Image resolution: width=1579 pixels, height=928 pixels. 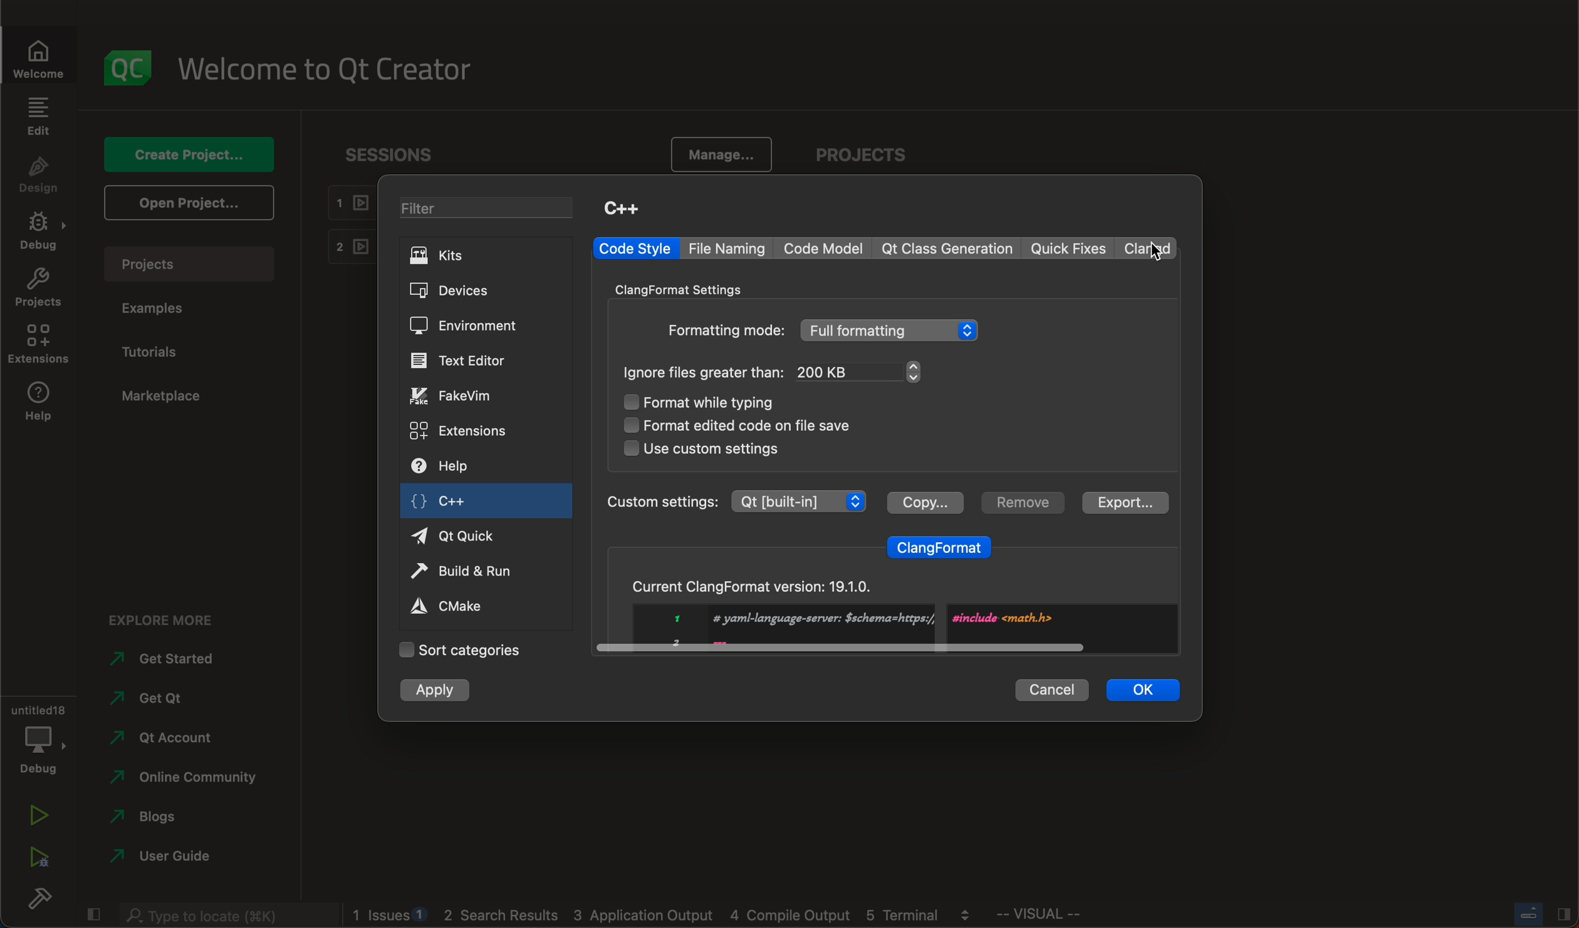 What do you see at coordinates (470, 258) in the screenshot?
I see `KITS` at bounding box center [470, 258].